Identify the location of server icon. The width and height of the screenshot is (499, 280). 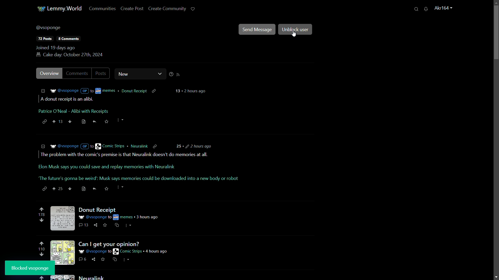
(40, 9).